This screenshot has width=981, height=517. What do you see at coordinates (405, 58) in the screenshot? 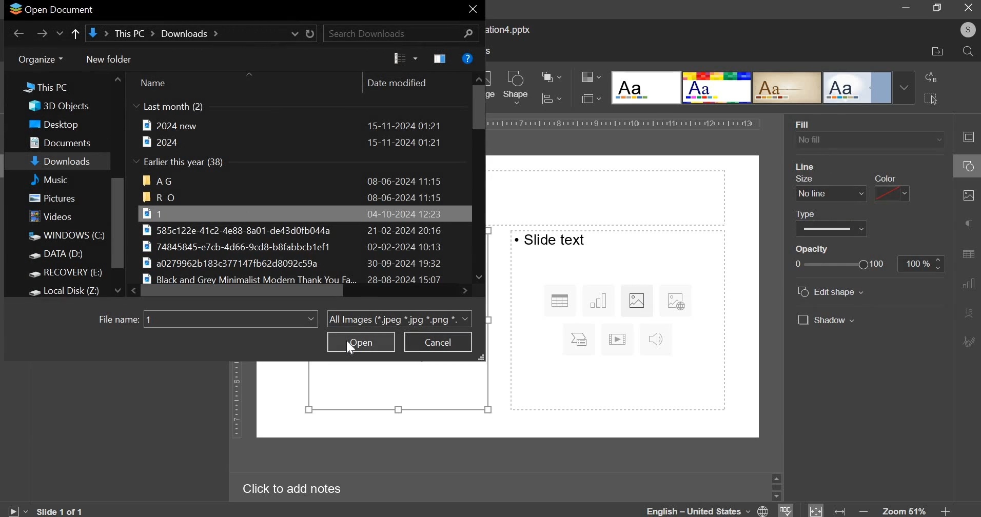
I see `sort` at bounding box center [405, 58].